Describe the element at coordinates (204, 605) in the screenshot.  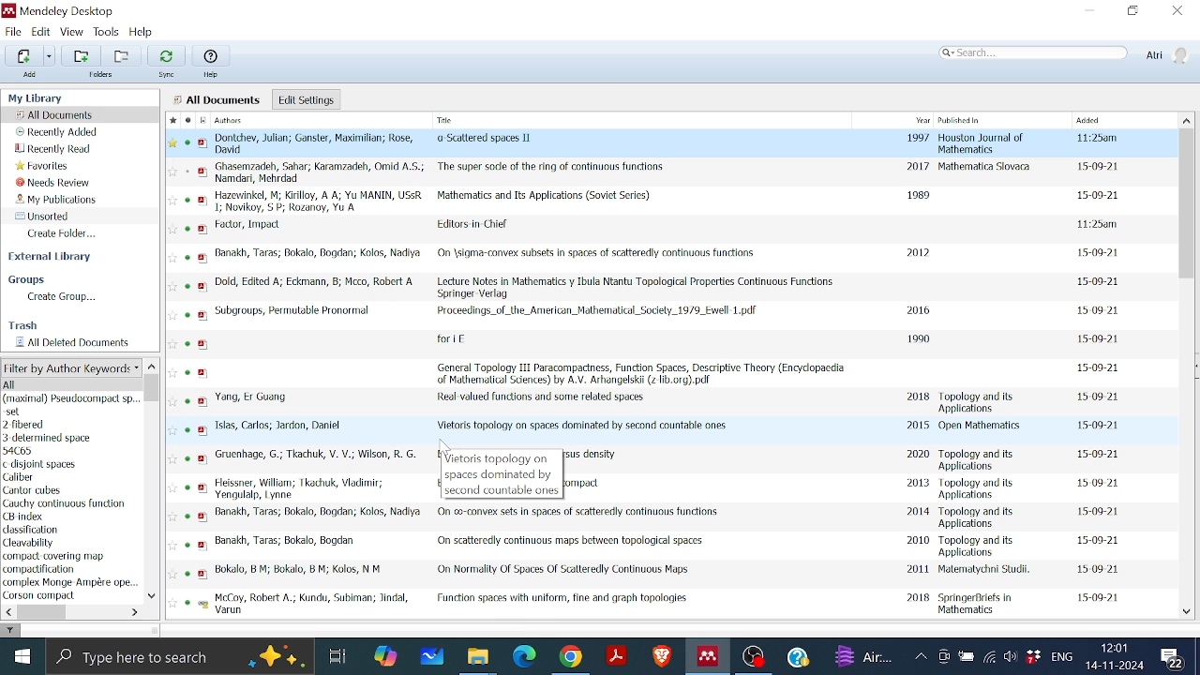
I see `pdf` at that location.